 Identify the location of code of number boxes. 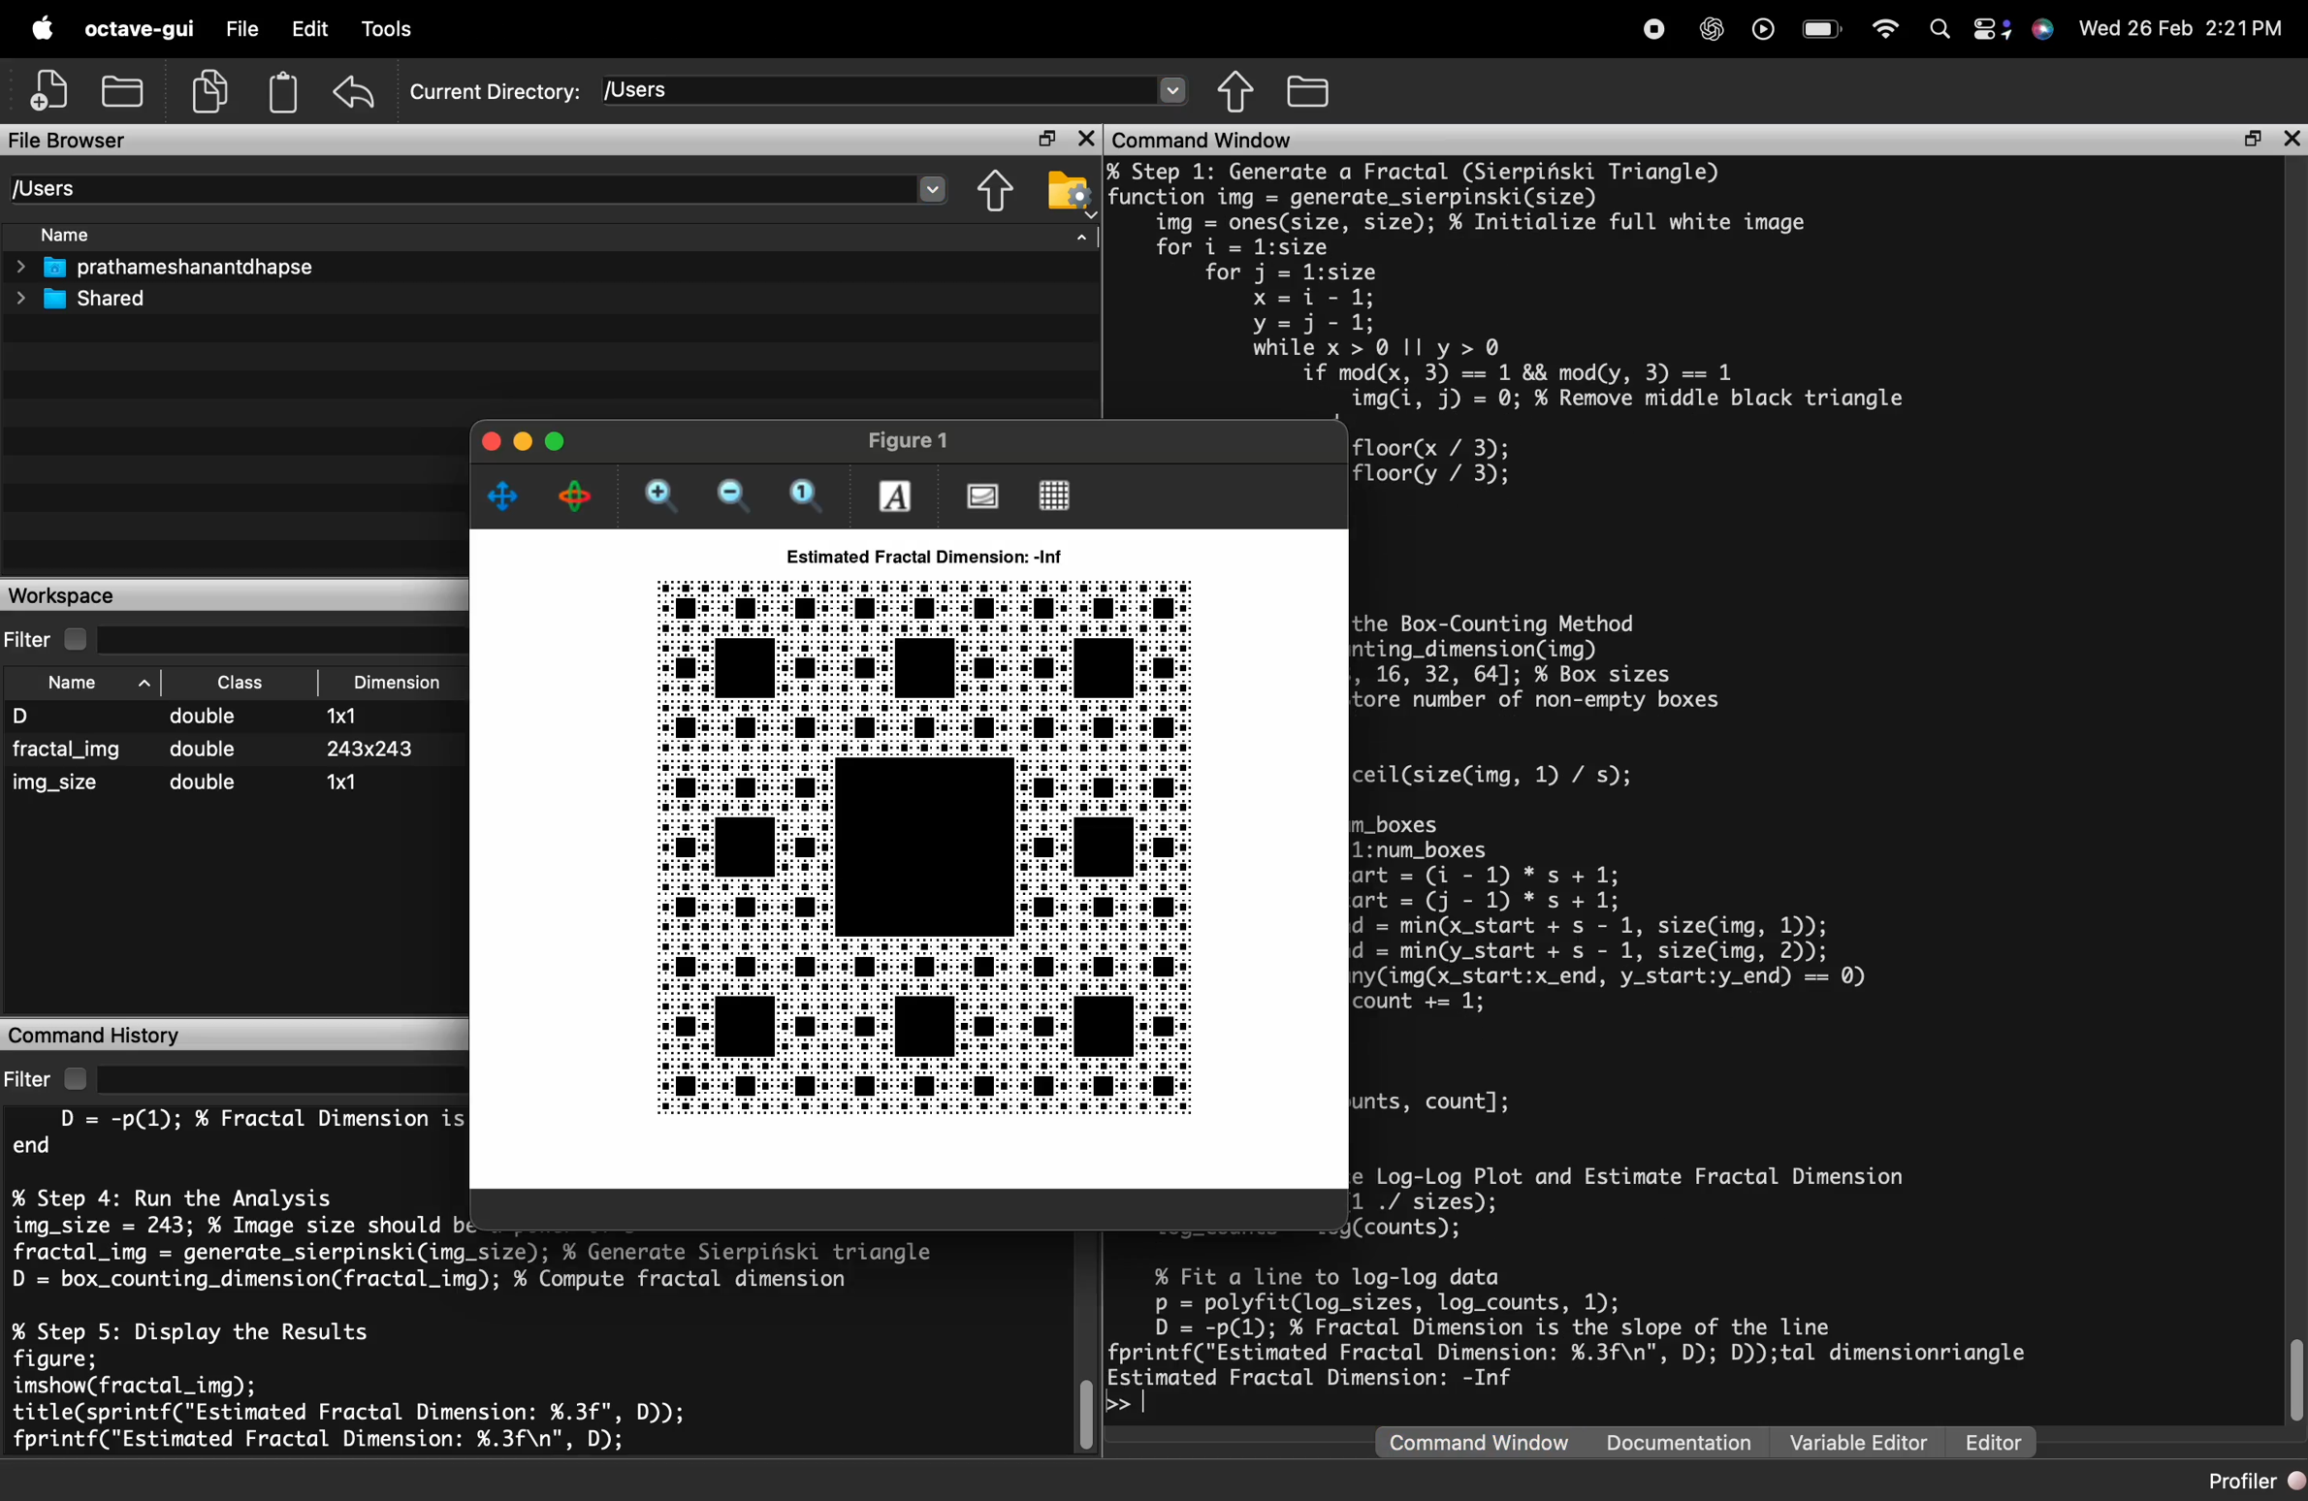
(1710, 891).